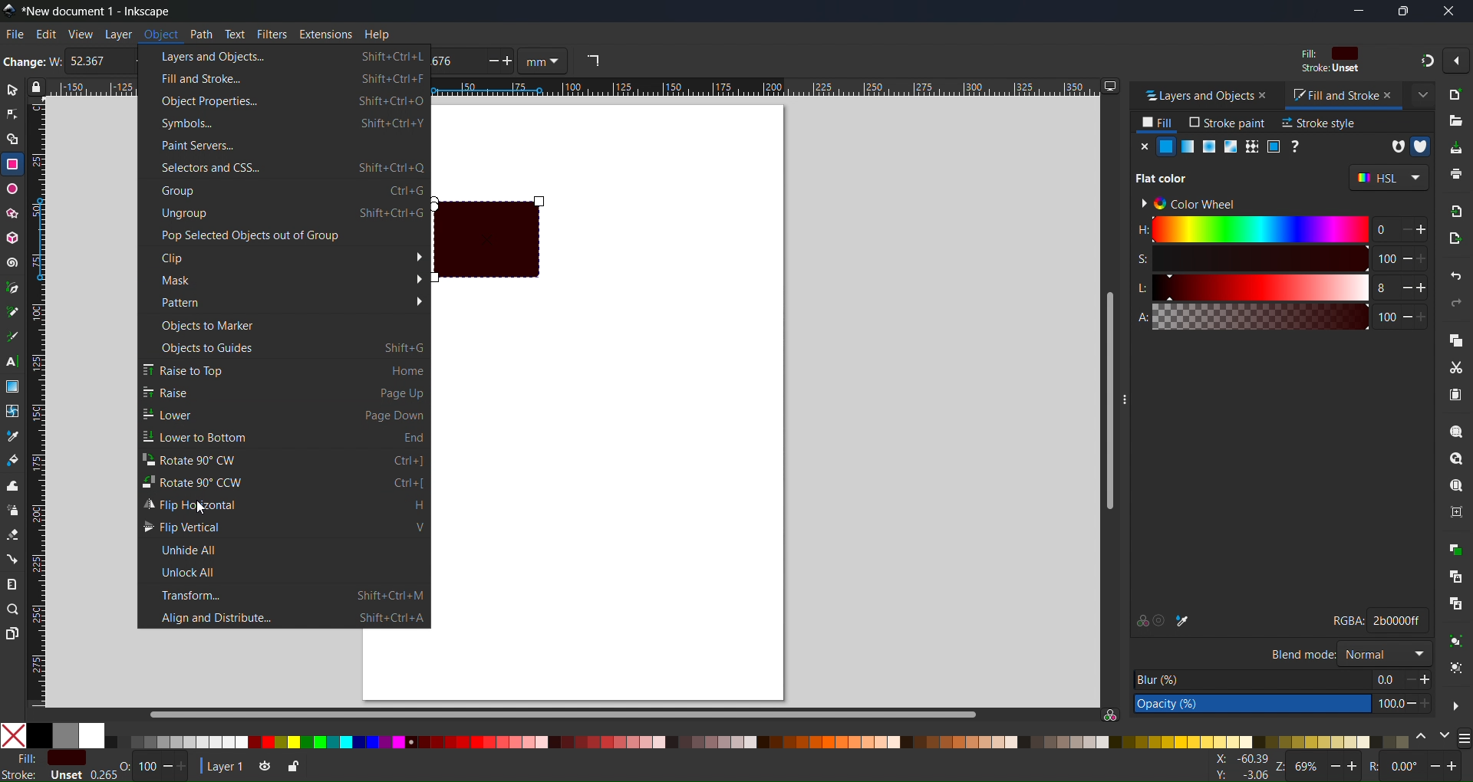 The image size is (1473, 782). I want to click on increase blur, so click(1425, 678).